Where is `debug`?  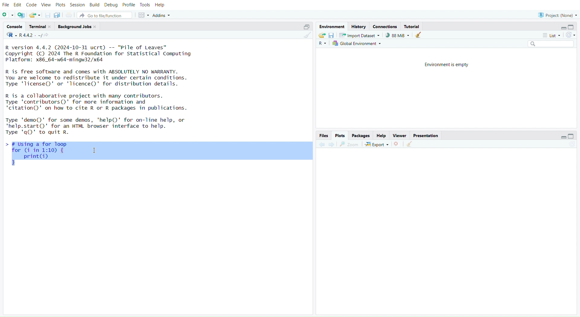 debug is located at coordinates (111, 5).